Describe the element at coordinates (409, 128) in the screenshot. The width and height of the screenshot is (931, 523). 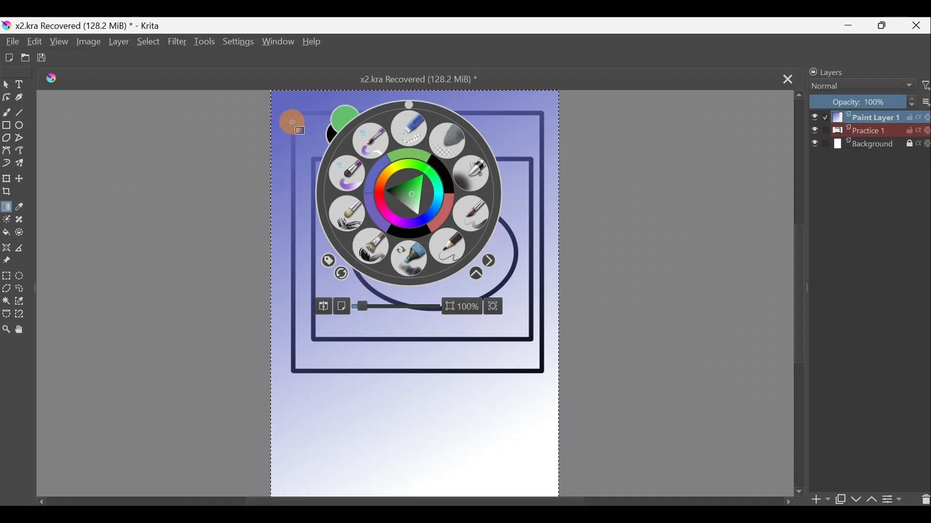
I see `Eraser small` at that location.